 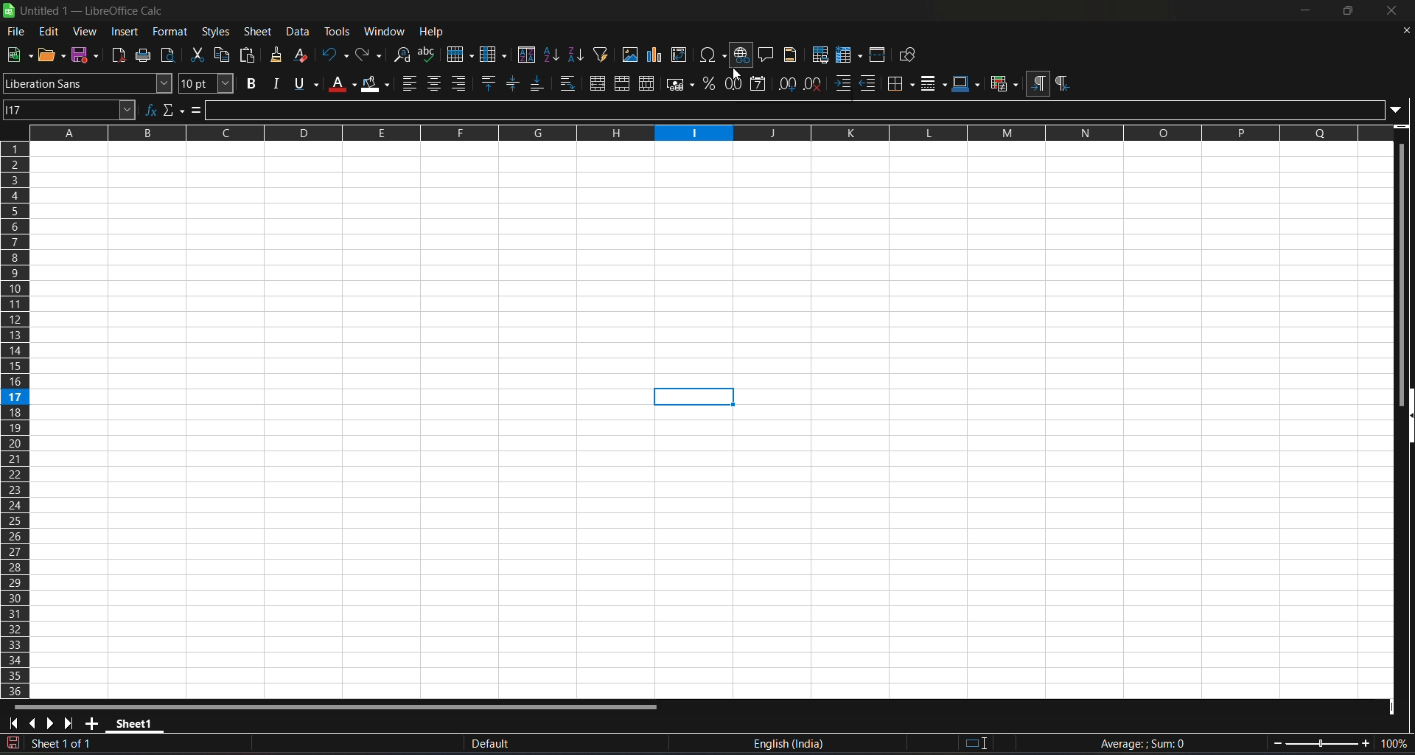 What do you see at coordinates (258, 32) in the screenshot?
I see `sheet` at bounding box center [258, 32].